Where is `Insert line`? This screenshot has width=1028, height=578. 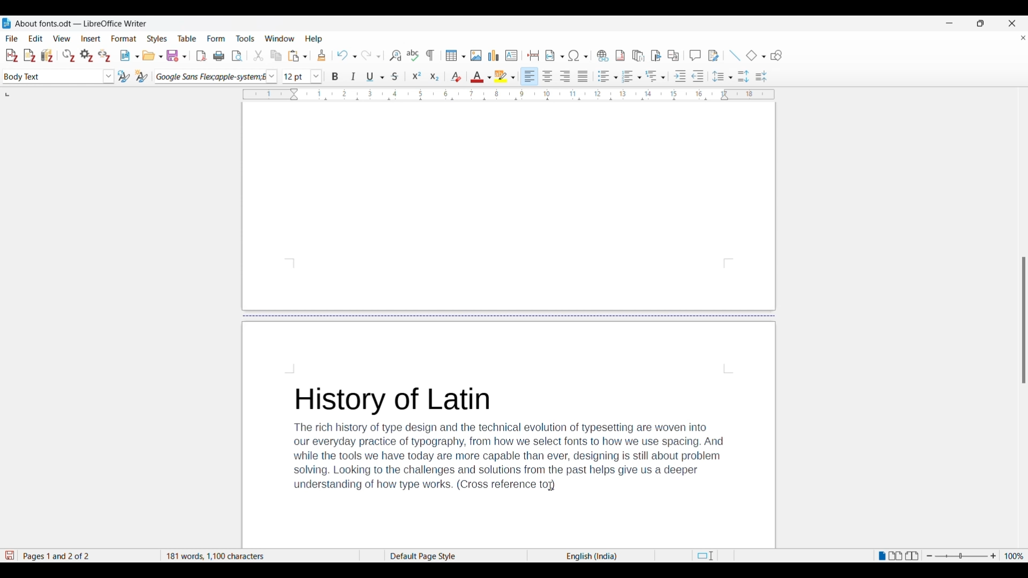 Insert line is located at coordinates (735, 56).